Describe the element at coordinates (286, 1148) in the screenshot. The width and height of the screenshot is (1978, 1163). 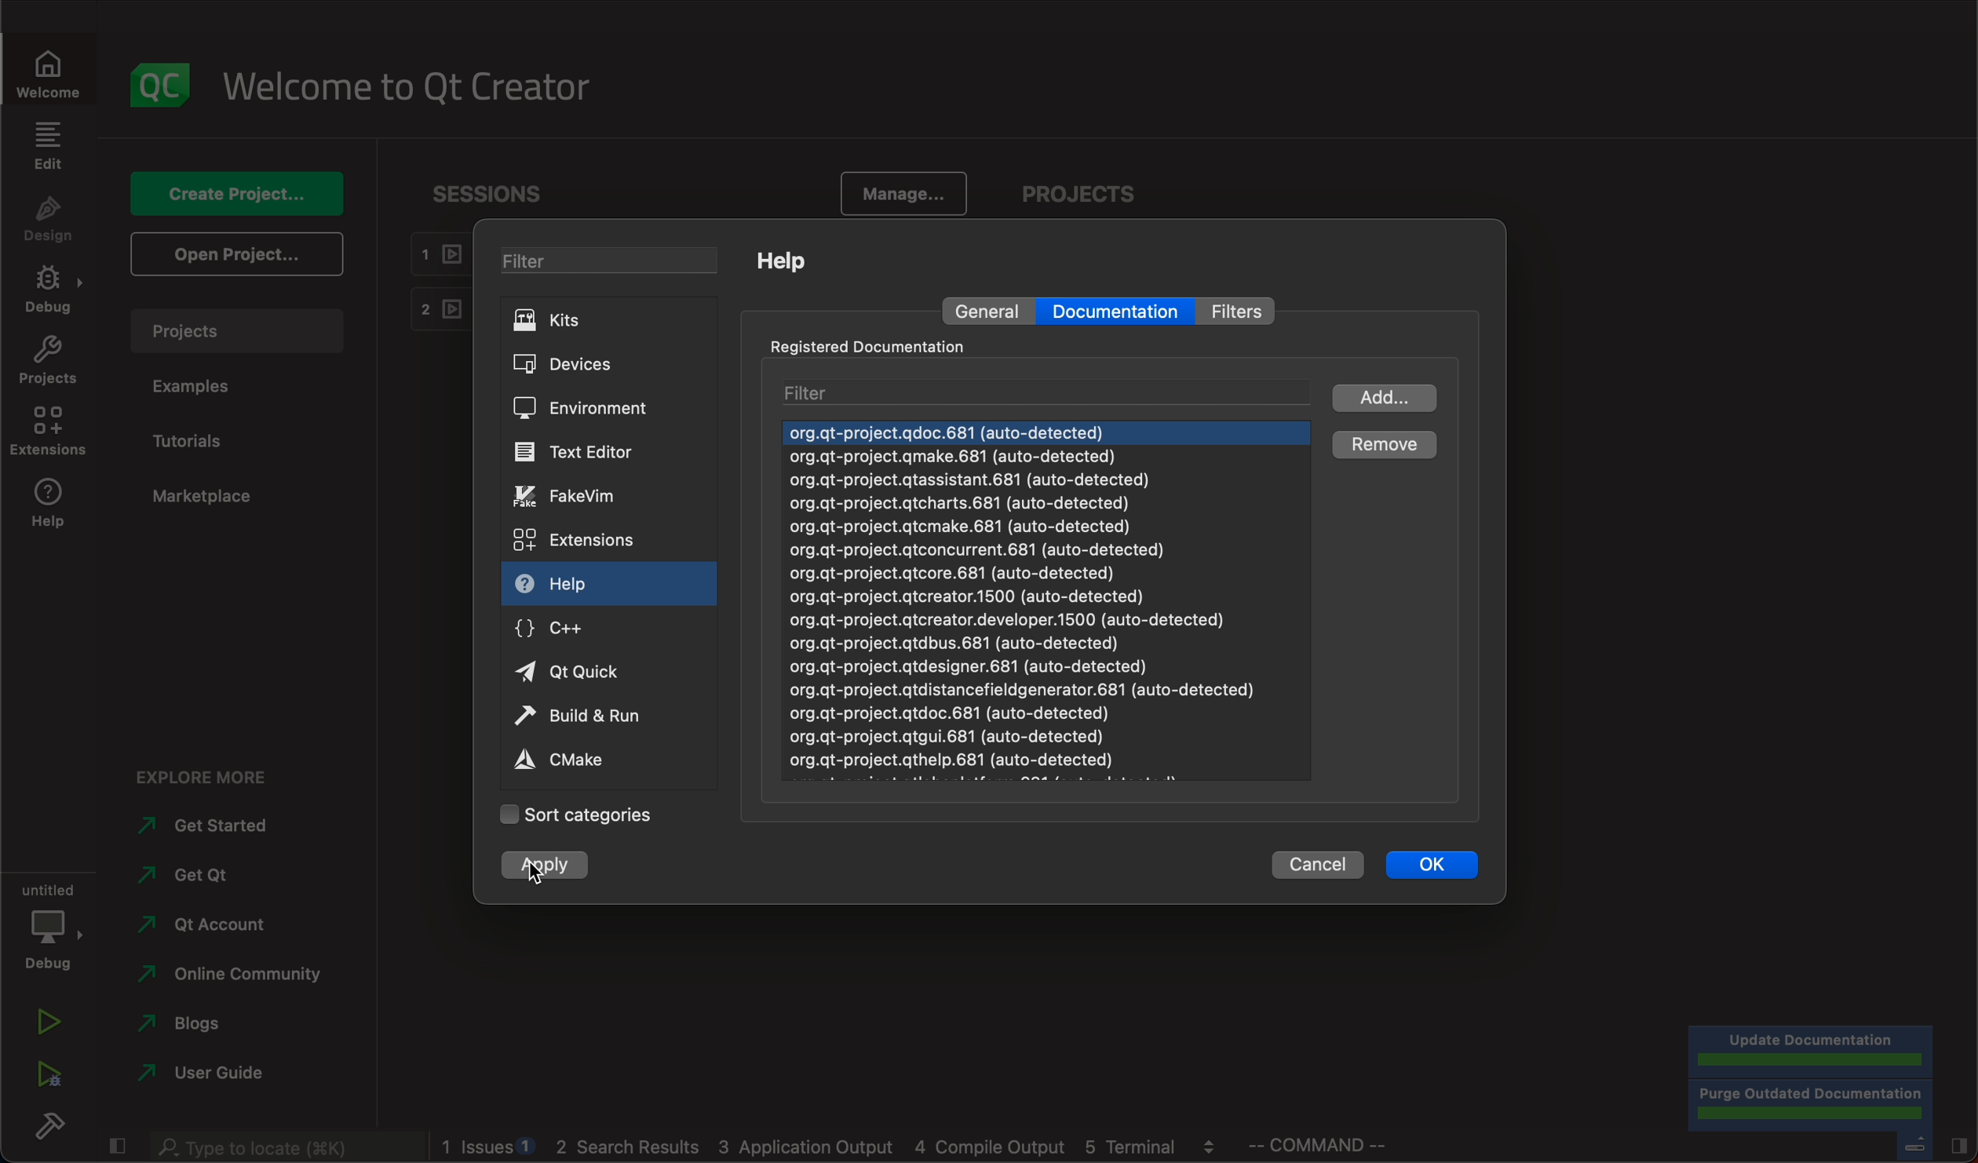
I see `search bar` at that location.